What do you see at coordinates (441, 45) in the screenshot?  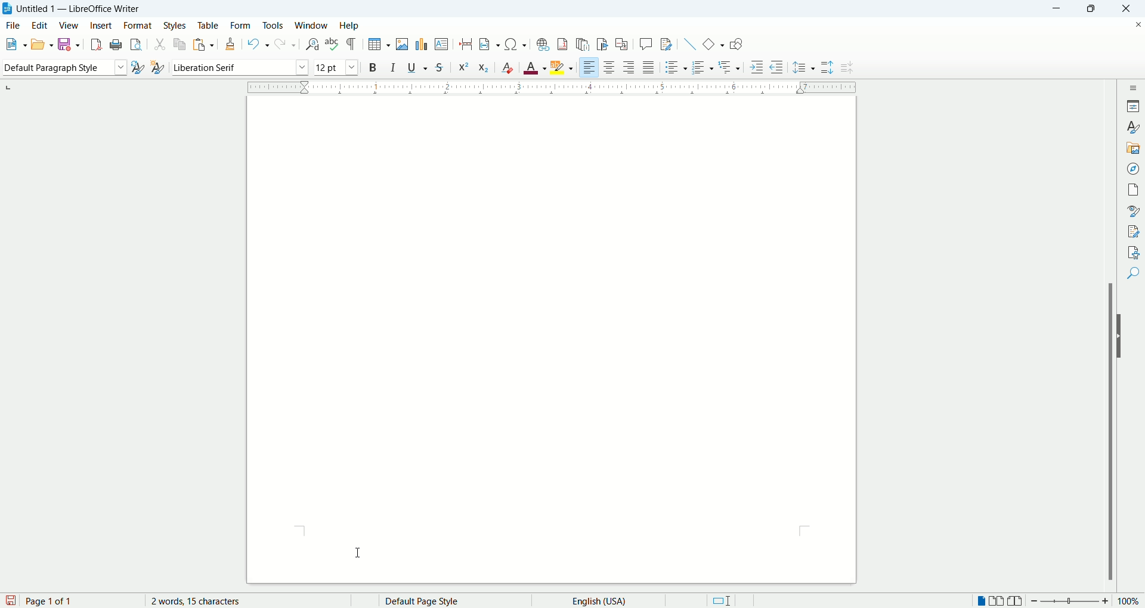 I see `insert text` at bounding box center [441, 45].